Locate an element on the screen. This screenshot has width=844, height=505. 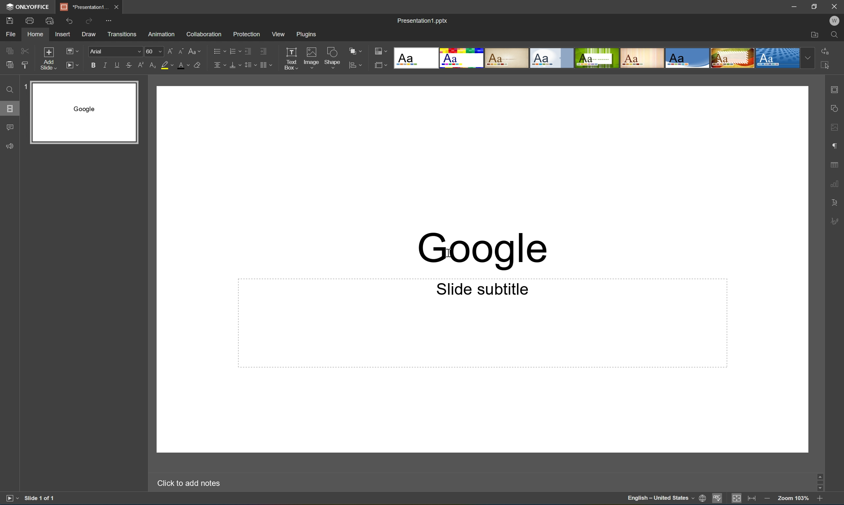
Lines is located at coordinates (642, 58).